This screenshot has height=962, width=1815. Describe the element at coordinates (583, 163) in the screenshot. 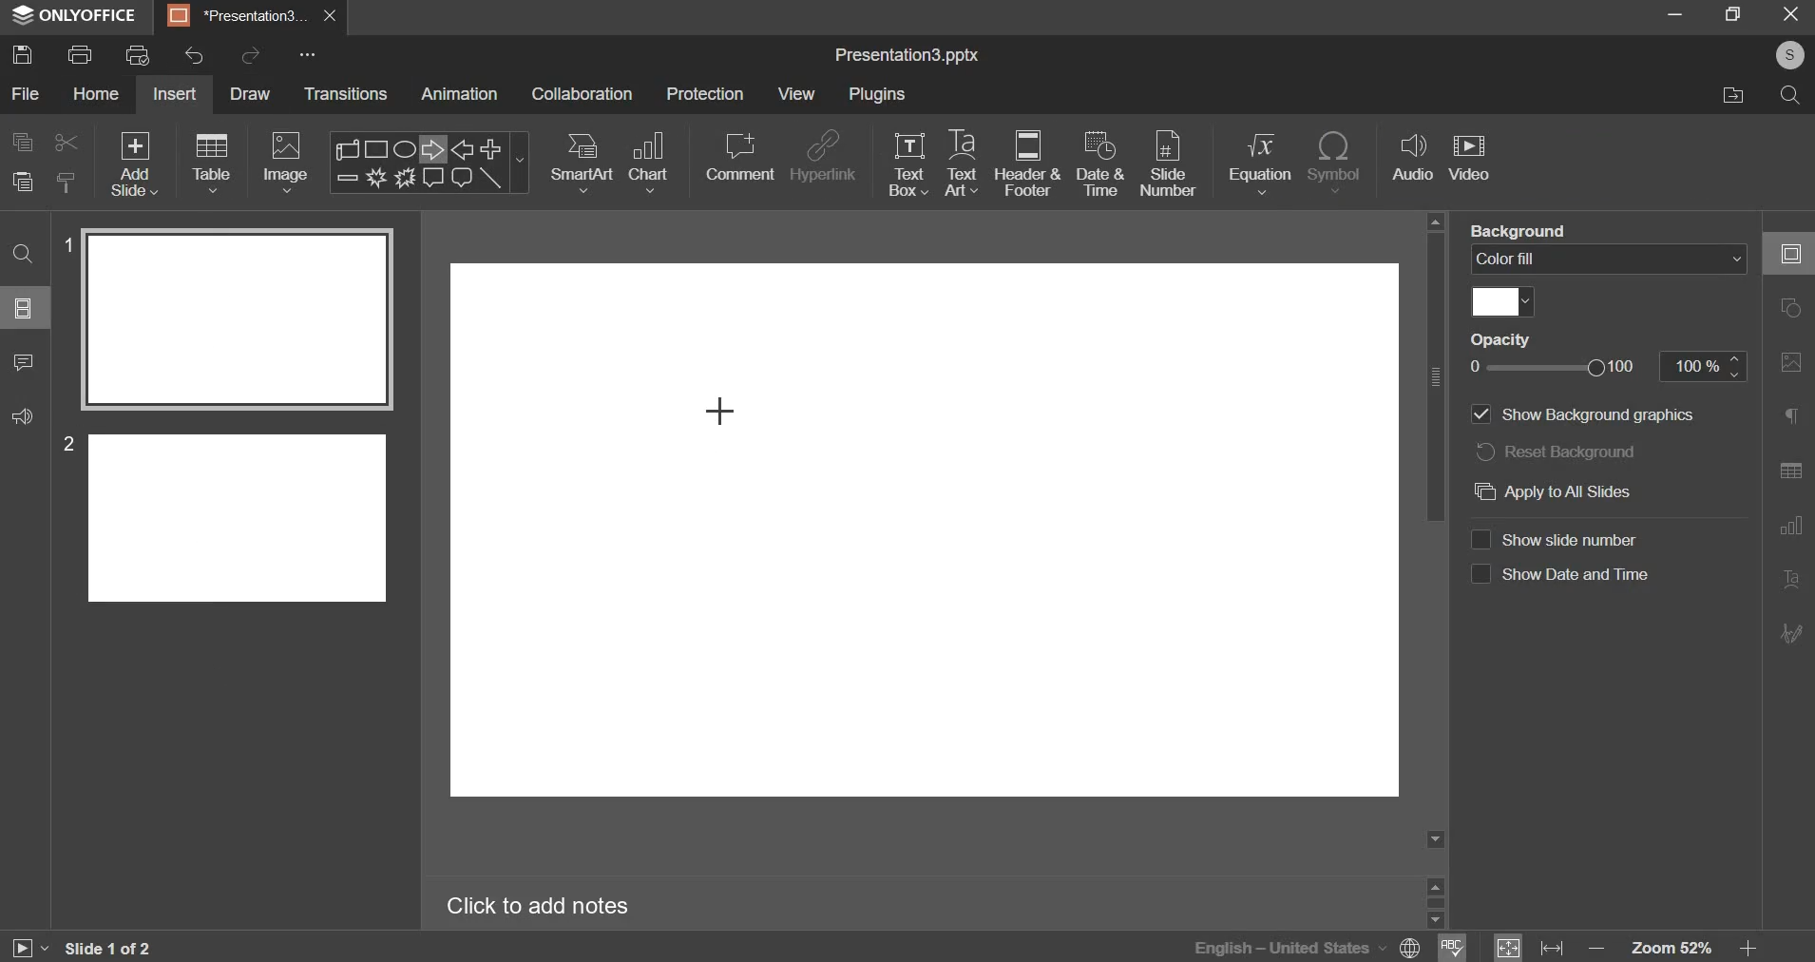

I see `smart art` at that location.